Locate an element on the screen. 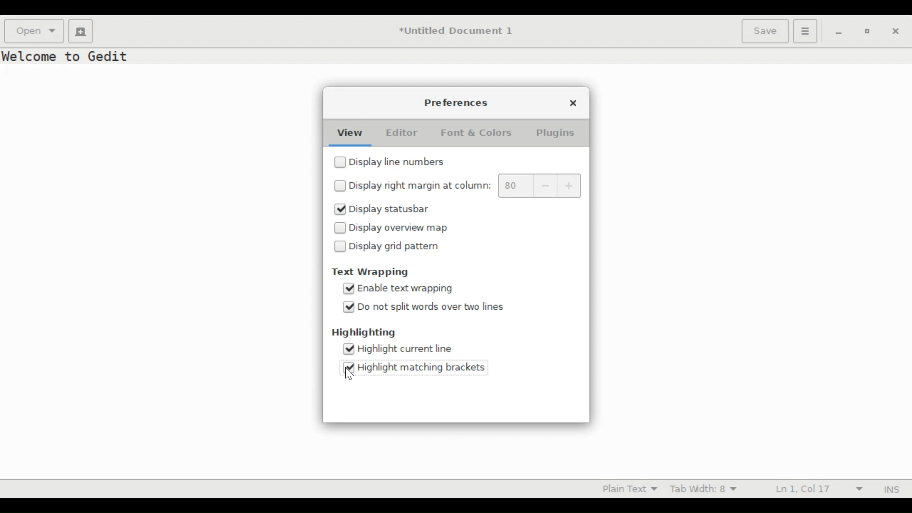 This screenshot has width=912, height=513. Save is located at coordinates (765, 31).